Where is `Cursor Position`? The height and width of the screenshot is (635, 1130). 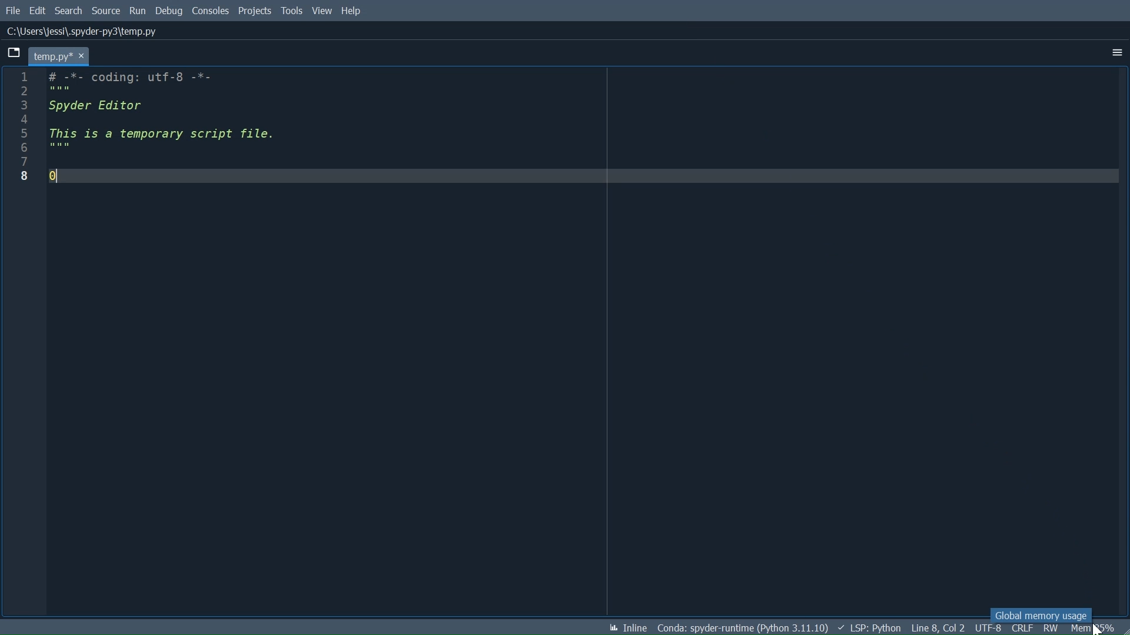 Cursor Position is located at coordinates (937, 627).